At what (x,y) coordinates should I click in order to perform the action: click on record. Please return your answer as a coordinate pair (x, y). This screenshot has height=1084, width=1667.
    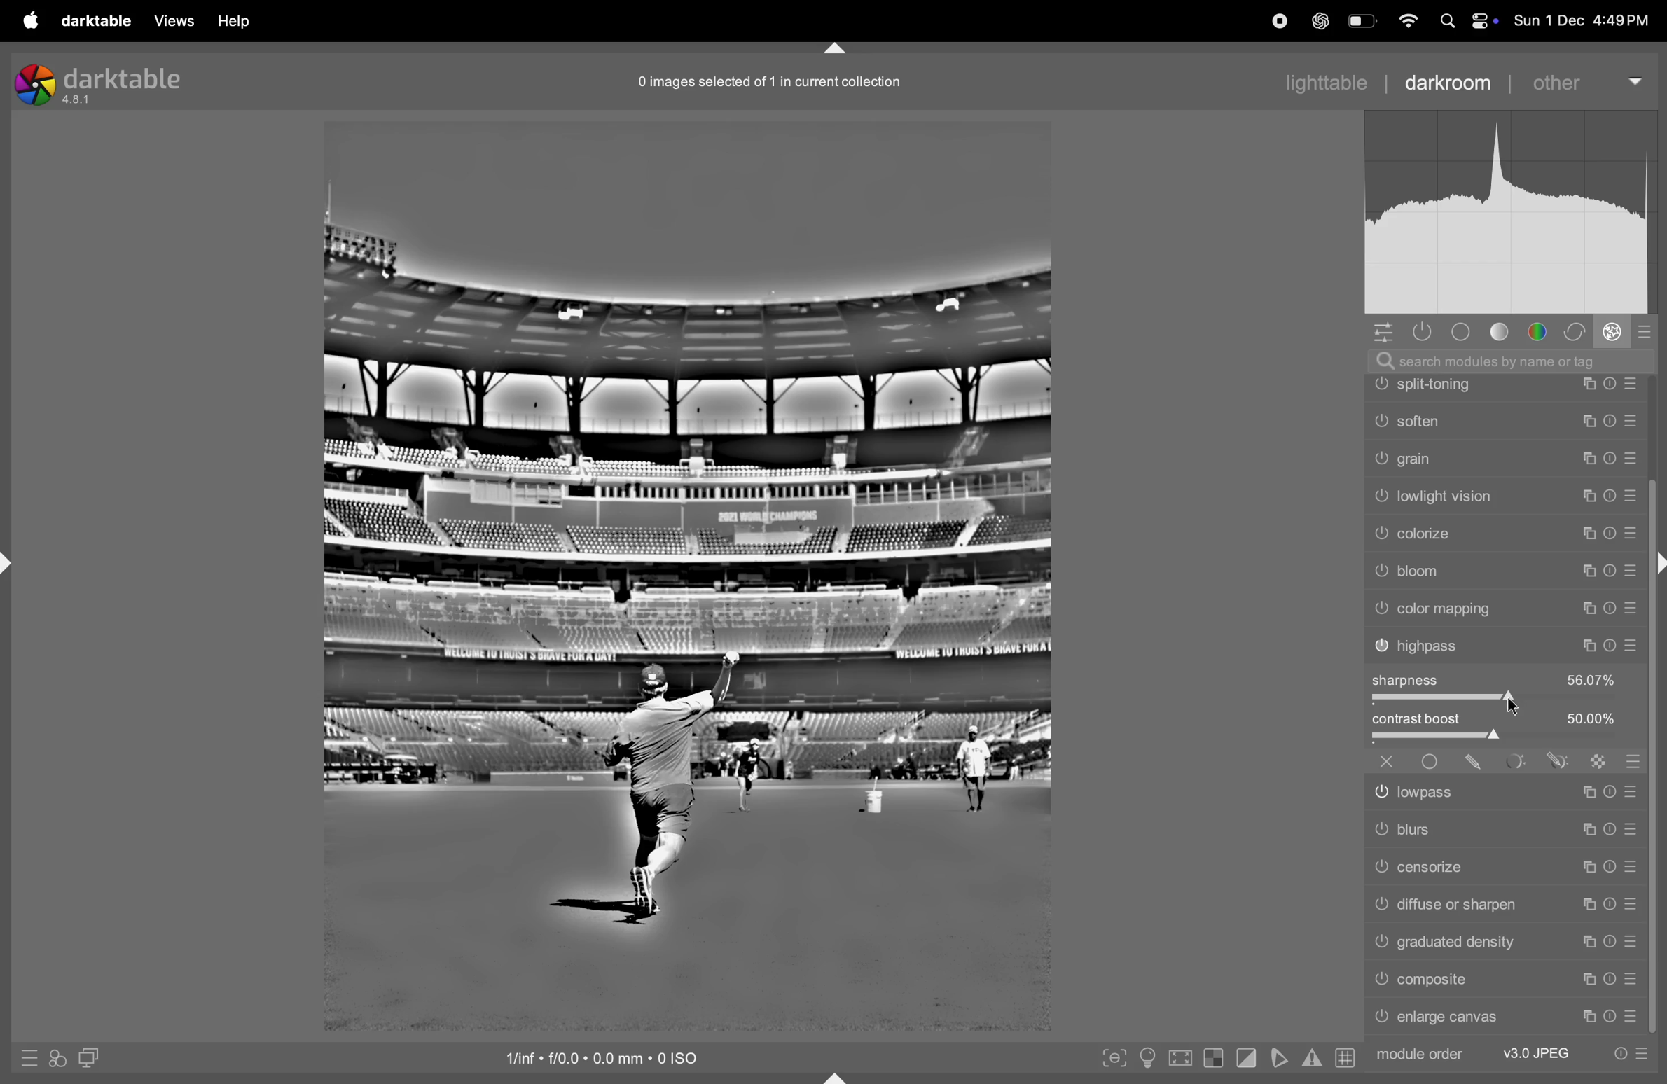
    Looking at the image, I should click on (1271, 20).